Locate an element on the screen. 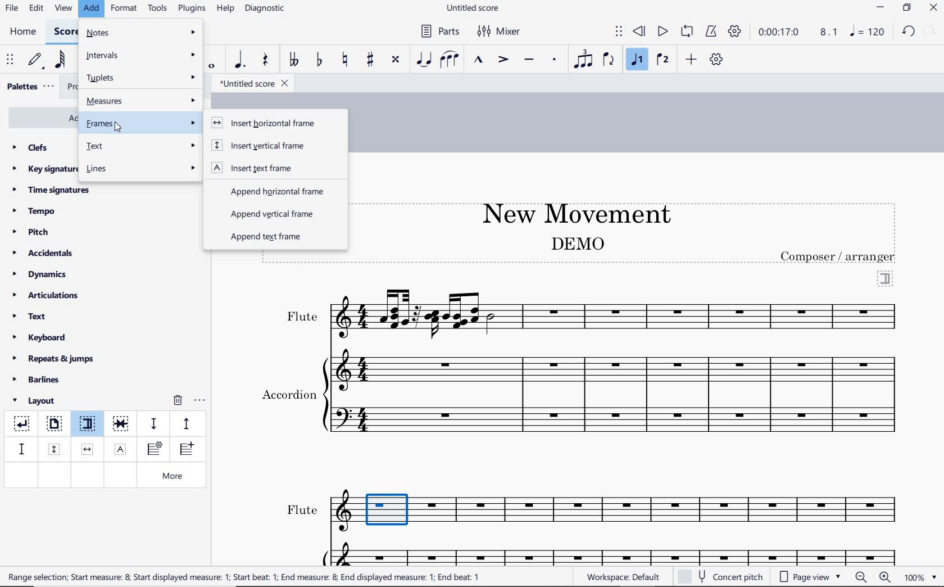 The width and height of the screenshot is (944, 587). home is located at coordinates (22, 31).